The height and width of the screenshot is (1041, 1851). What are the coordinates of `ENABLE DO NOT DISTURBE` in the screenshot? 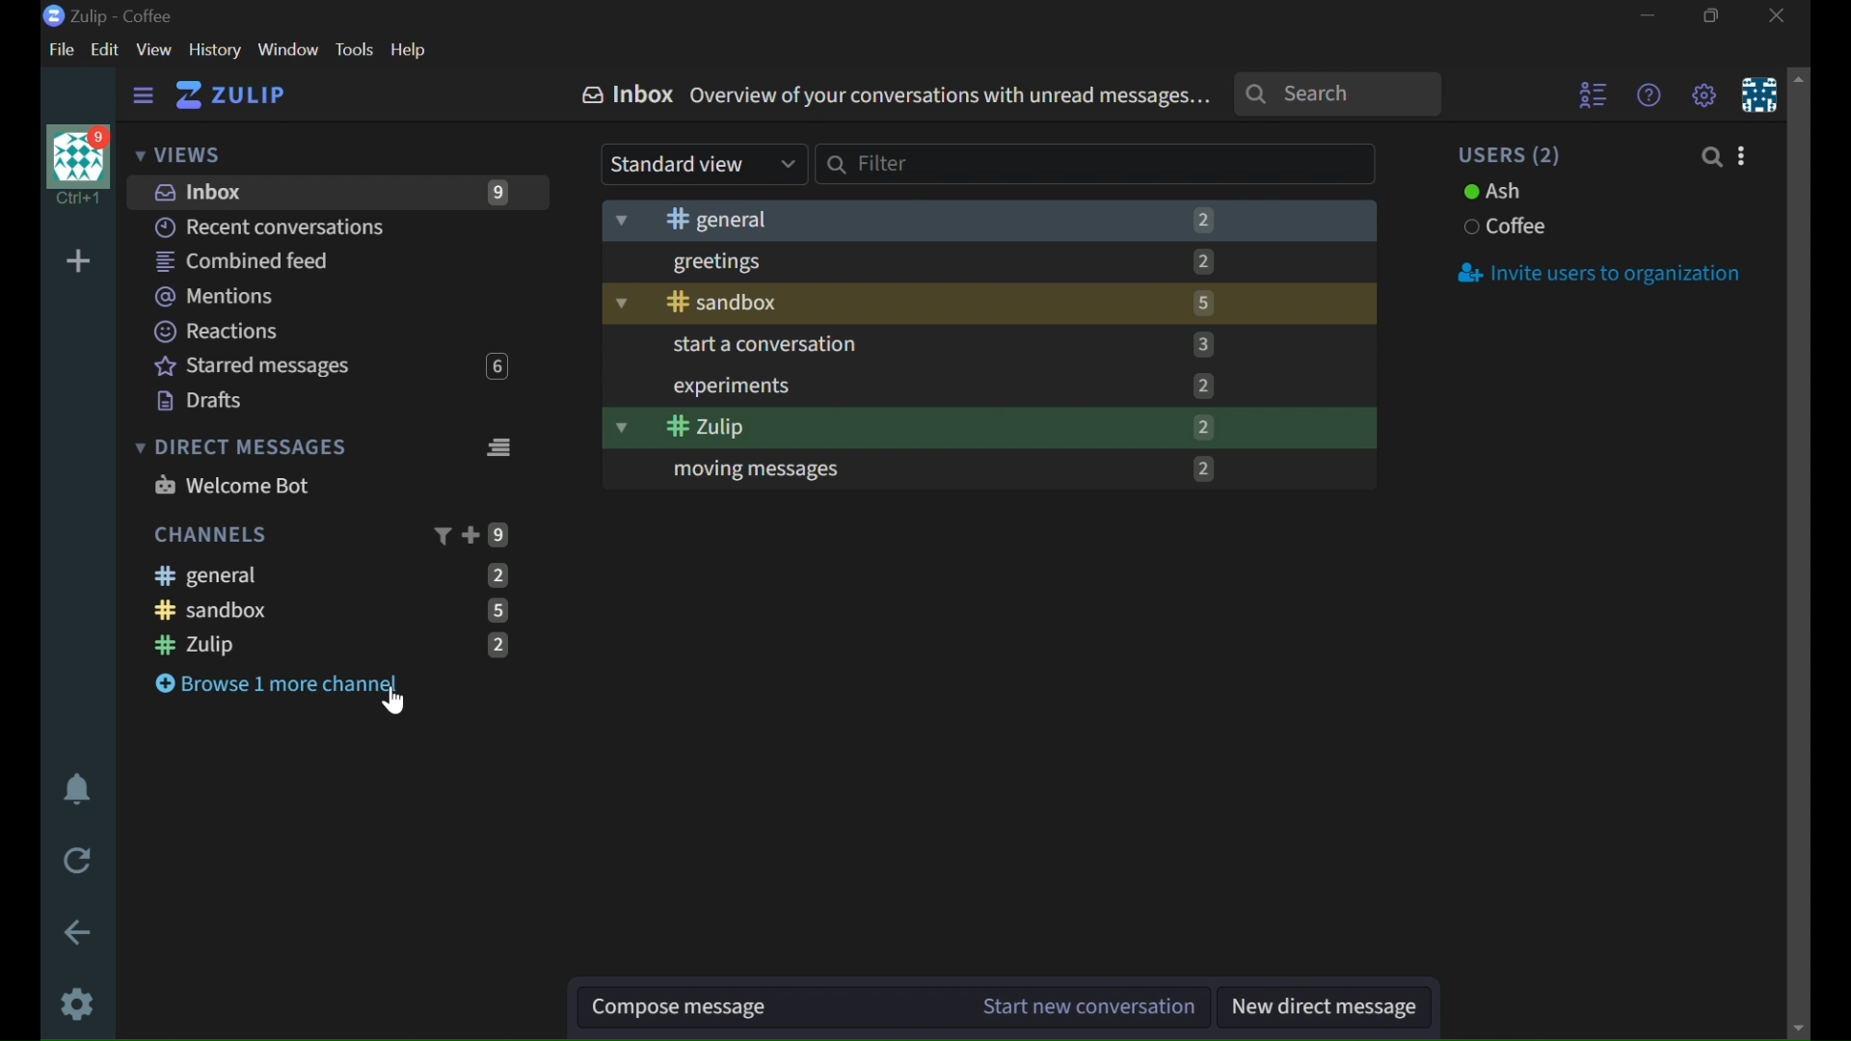 It's located at (77, 791).